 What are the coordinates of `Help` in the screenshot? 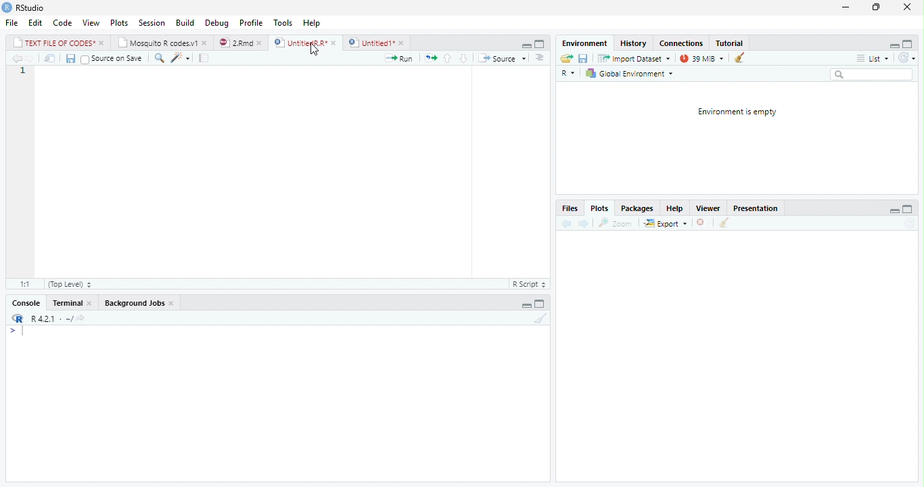 It's located at (313, 24).